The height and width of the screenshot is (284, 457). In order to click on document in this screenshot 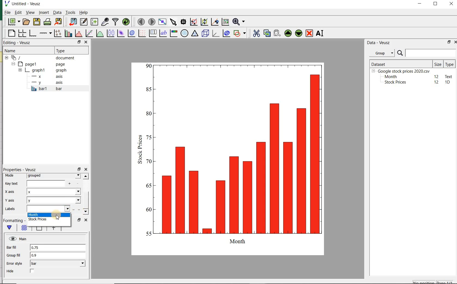, I will do `click(42, 58)`.